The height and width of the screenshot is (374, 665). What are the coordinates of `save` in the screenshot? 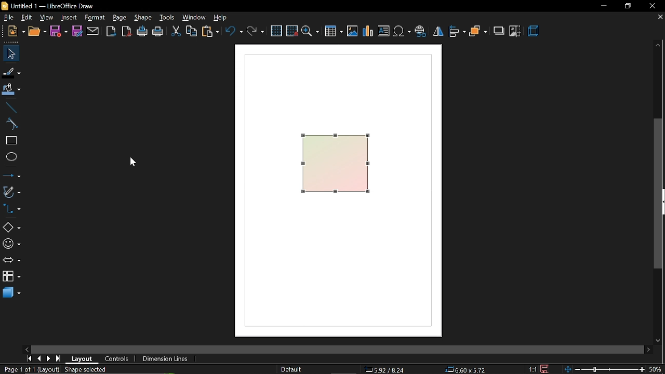 It's located at (58, 32).